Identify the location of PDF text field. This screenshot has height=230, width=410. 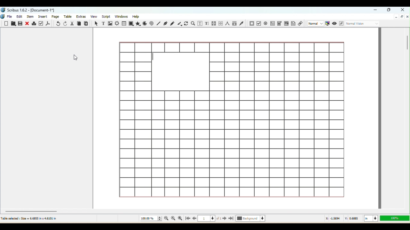
(272, 23).